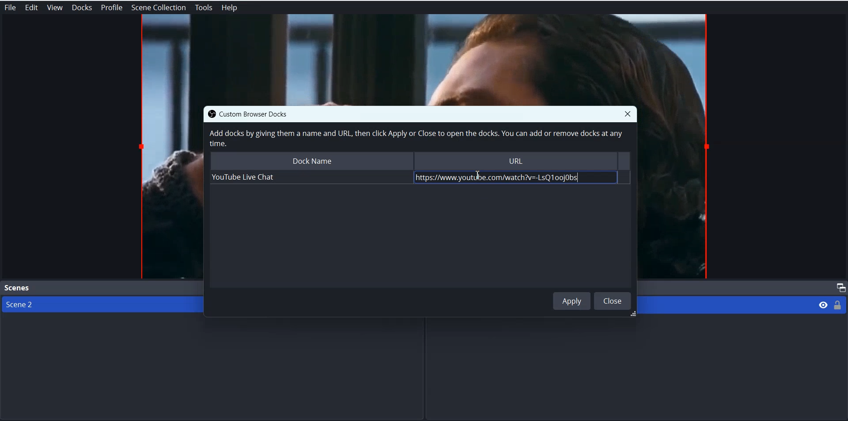  I want to click on Maximize, so click(839, 287).